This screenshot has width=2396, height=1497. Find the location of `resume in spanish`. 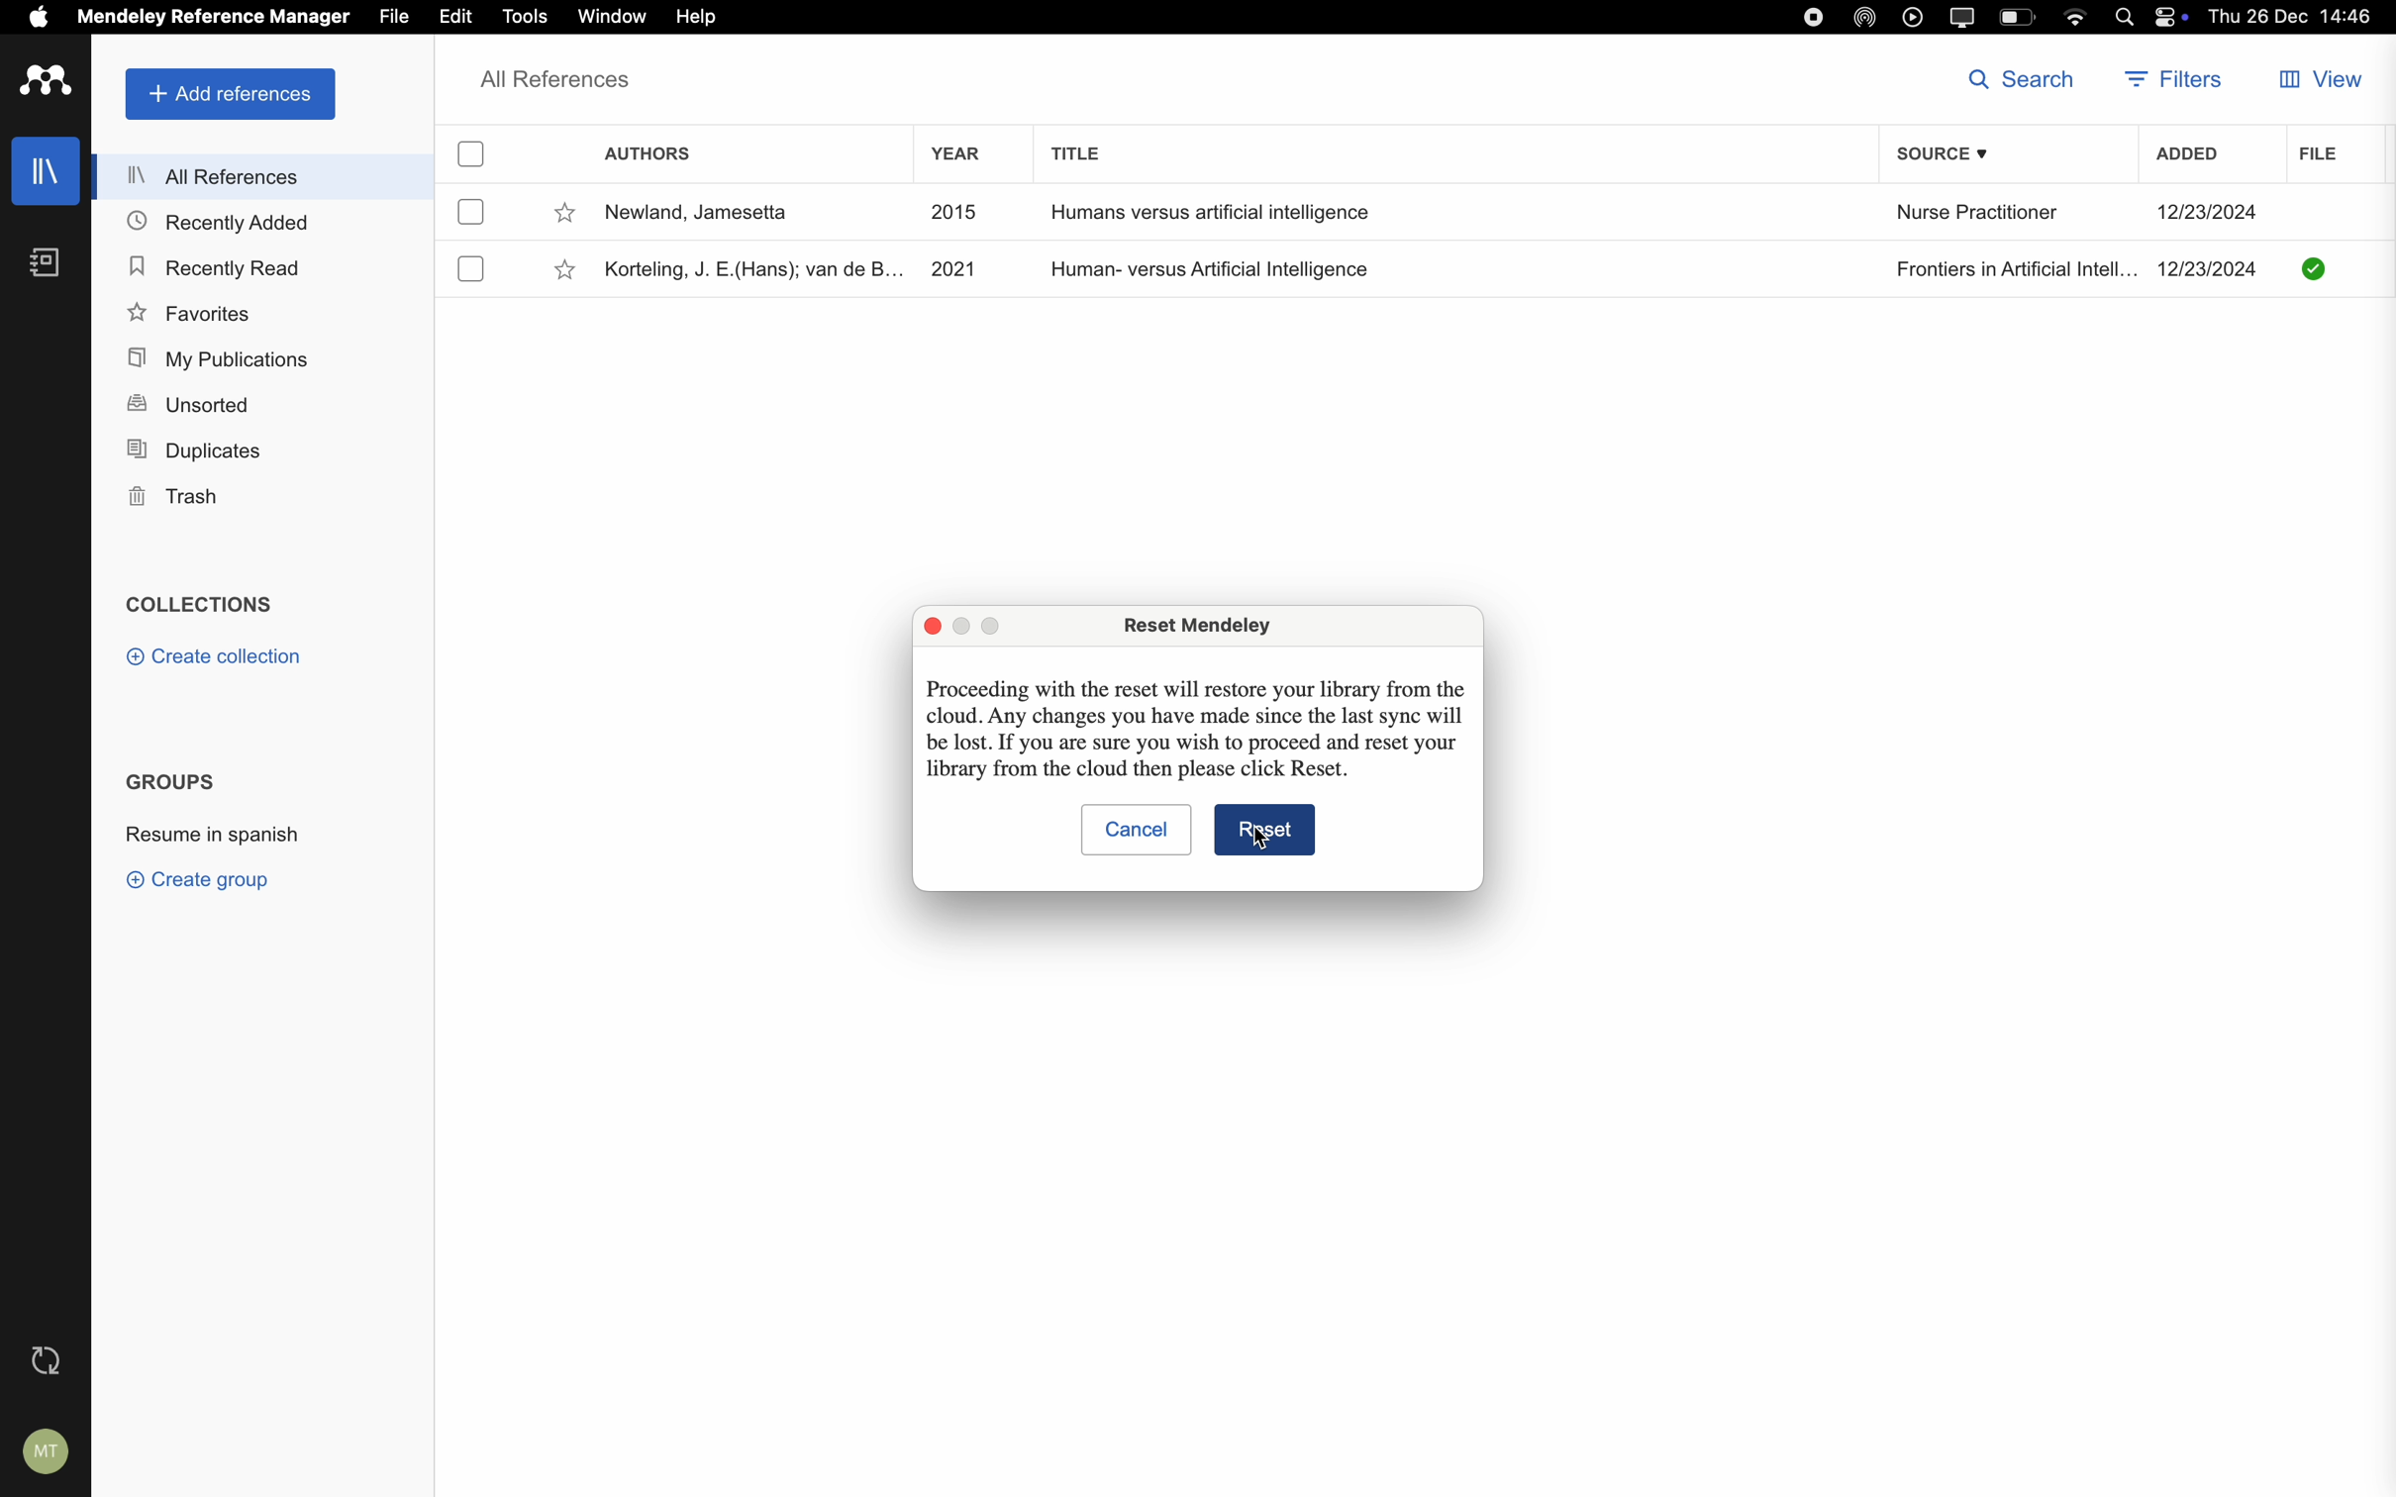

resume in spanish is located at coordinates (213, 830).